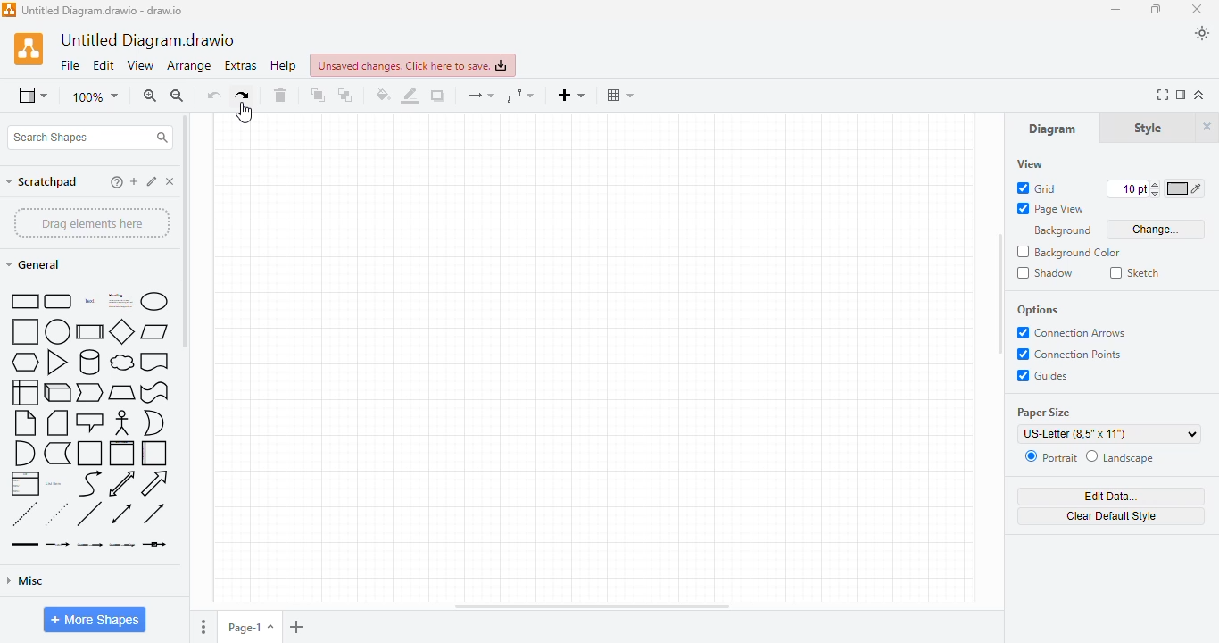 The height and width of the screenshot is (643, 1219). I want to click on search shapes, so click(87, 138).